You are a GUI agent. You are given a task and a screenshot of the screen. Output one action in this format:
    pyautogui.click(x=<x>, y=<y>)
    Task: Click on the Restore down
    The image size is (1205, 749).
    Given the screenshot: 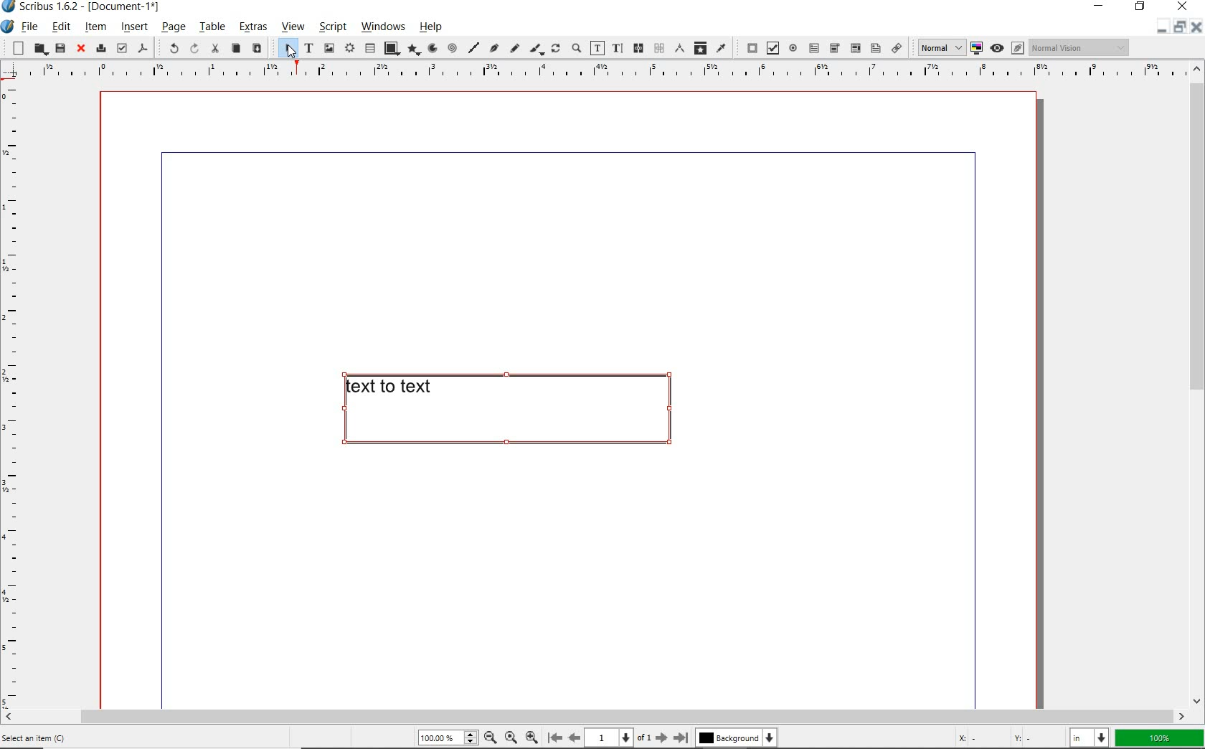 What is the action you would take?
    pyautogui.click(x=1160, y=28)
    